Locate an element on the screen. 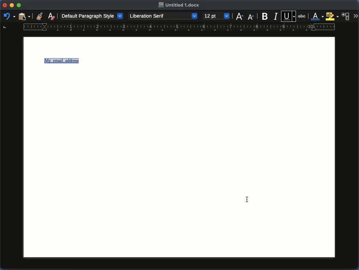 The height and width of the screenshot is (270, 359). Italics is located at coordinates (276, 16).